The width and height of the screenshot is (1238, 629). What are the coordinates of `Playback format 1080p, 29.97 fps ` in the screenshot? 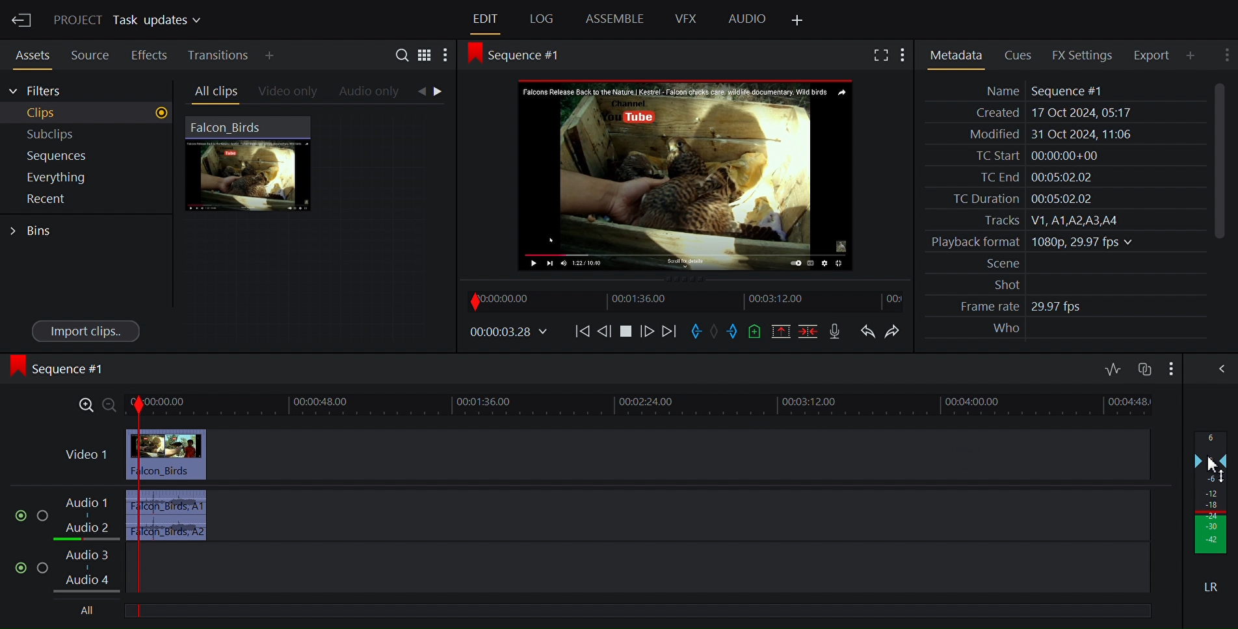 It's located at (1029, 242).